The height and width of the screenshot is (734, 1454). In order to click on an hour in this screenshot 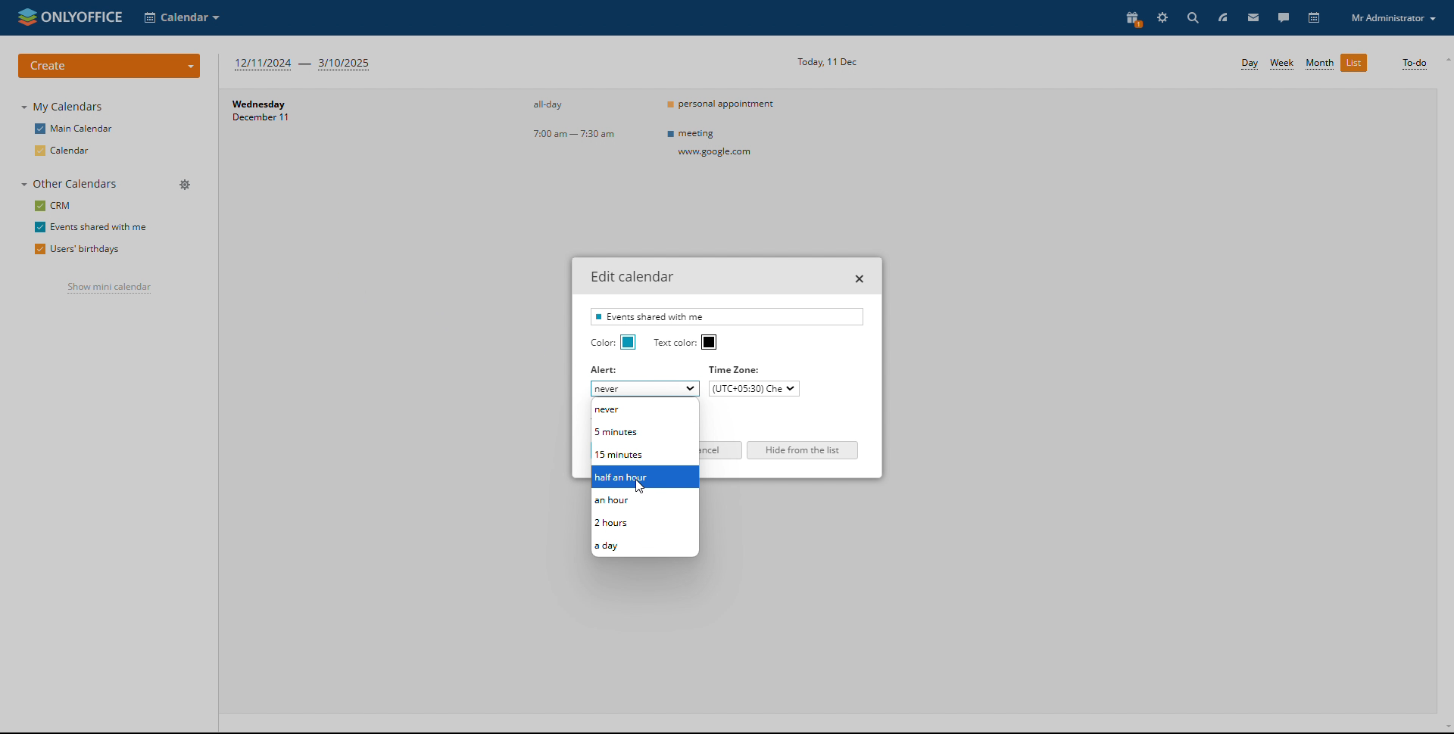, I will do `click(644, 502)`.